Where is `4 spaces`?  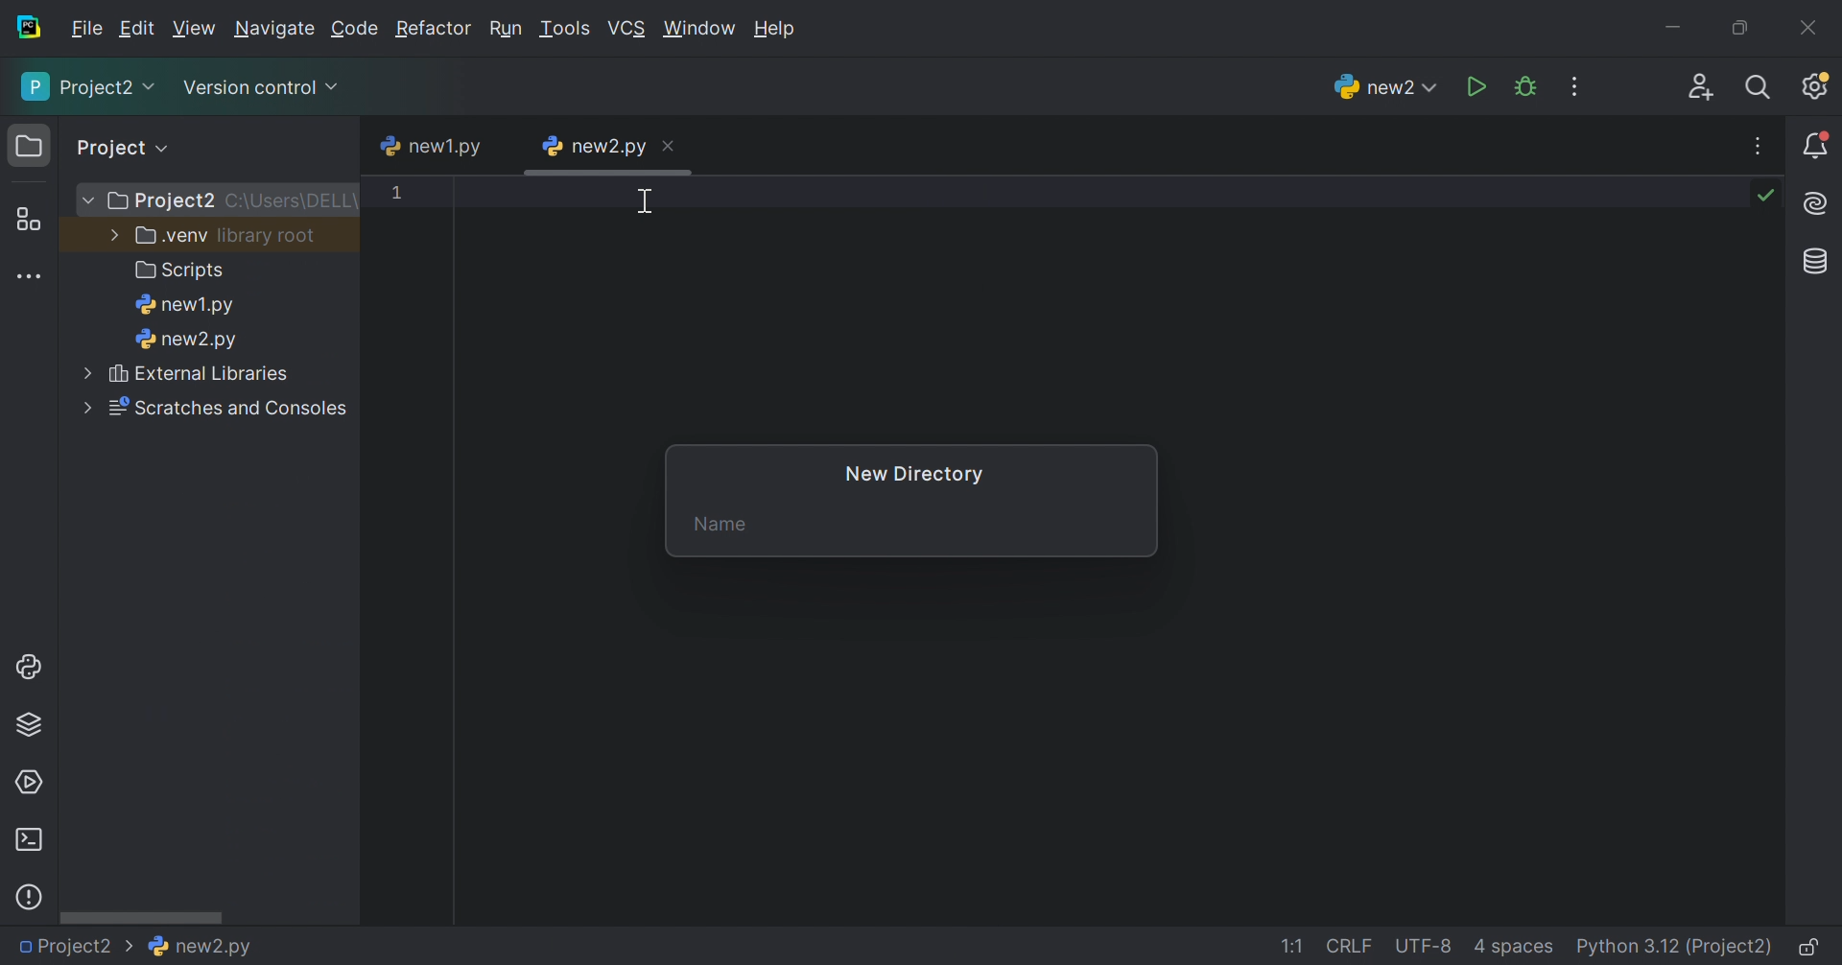 4 spaces is located at coordinates (1515, 944).